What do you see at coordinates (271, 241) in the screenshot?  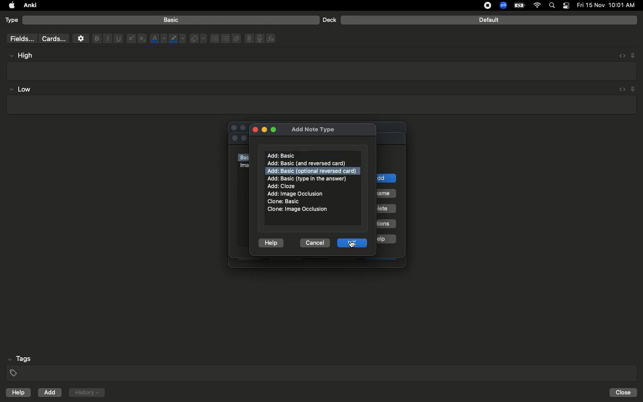 I see `Help` at bounding box center [271, 241].